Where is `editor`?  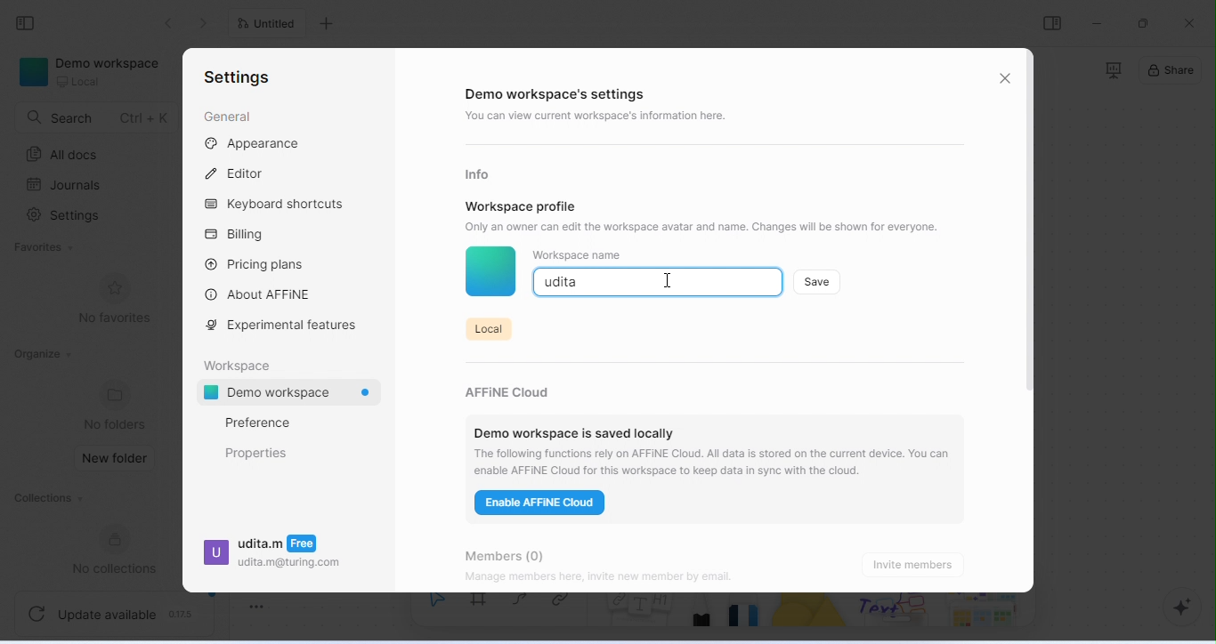 editor is located at coordinates (239, 172).